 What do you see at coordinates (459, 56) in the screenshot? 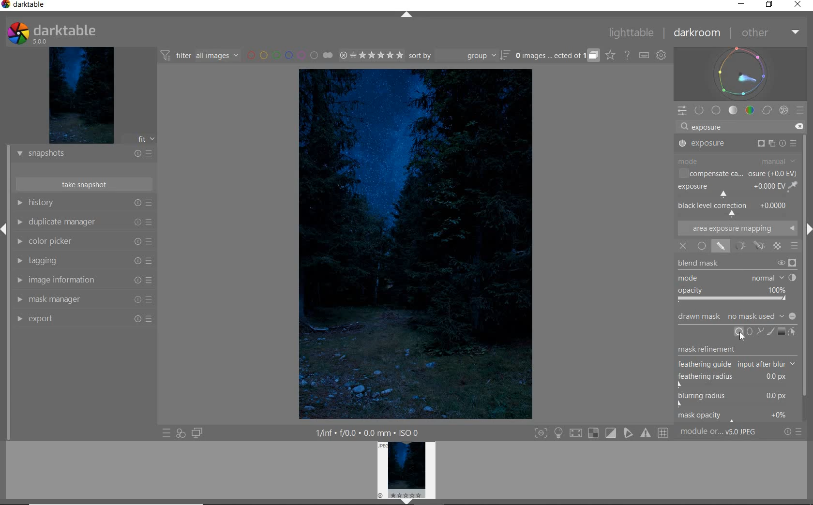
I see `SORT` at bounding box center [459, 56].